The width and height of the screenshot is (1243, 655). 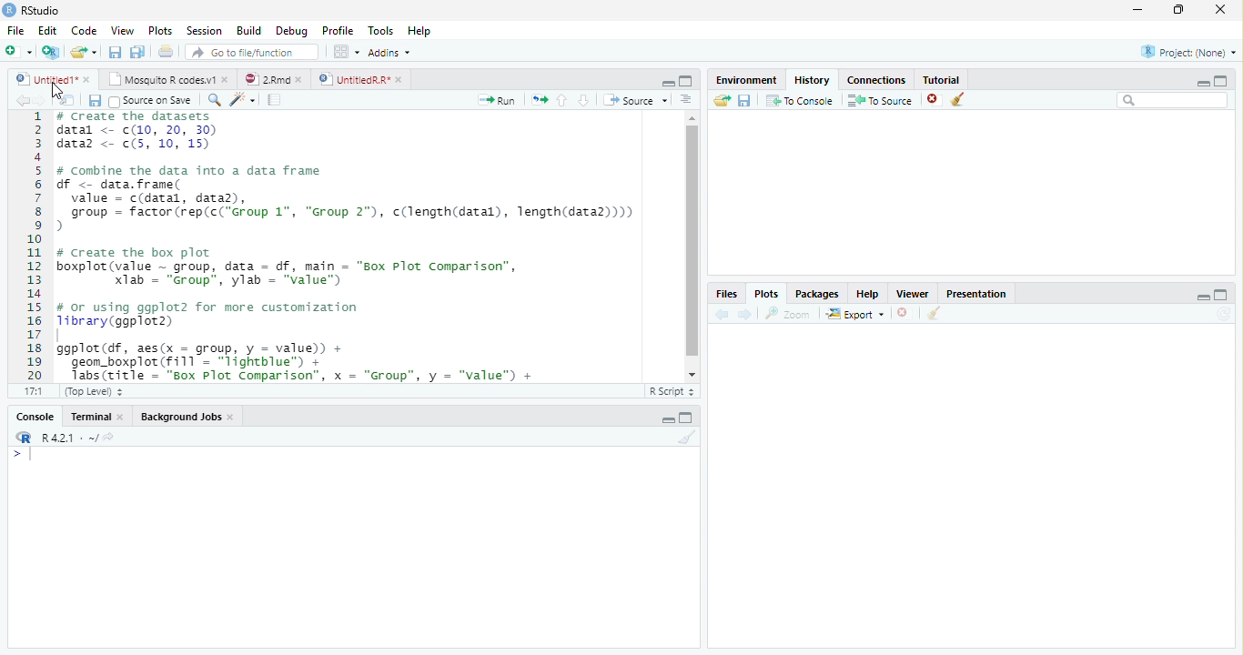 What do you see at coordinates (881, 100) in the screenshot?
I see `To Source` at bounding box center [881, 100].